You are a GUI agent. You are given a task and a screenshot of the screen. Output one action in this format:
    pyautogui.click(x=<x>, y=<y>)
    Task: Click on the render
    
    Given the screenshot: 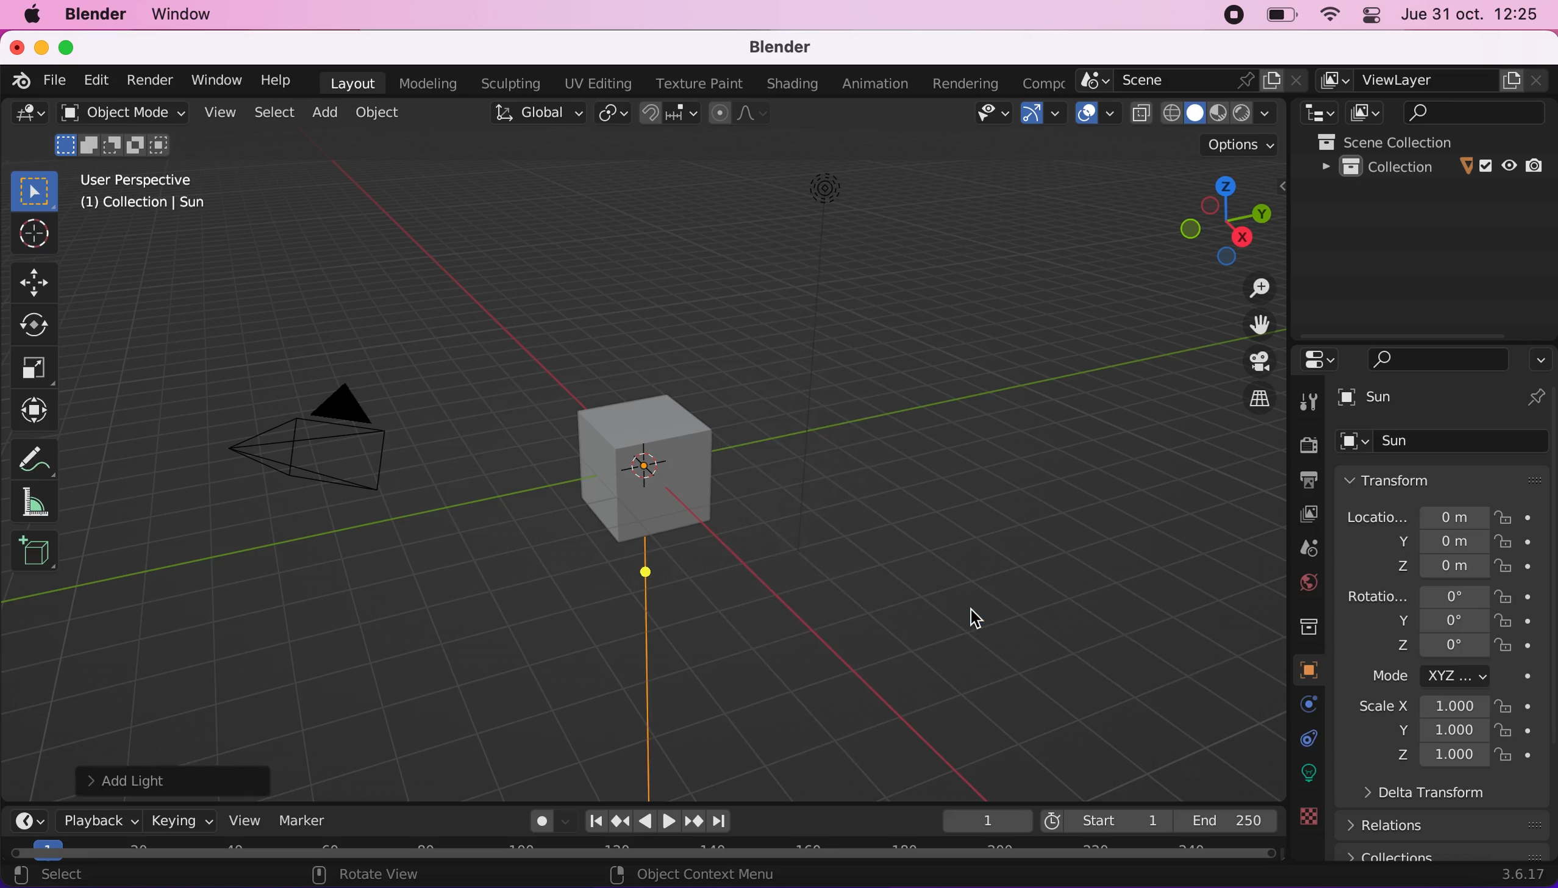 What is the action you would take?
    pyautogui.click(x=148, y=80)
    